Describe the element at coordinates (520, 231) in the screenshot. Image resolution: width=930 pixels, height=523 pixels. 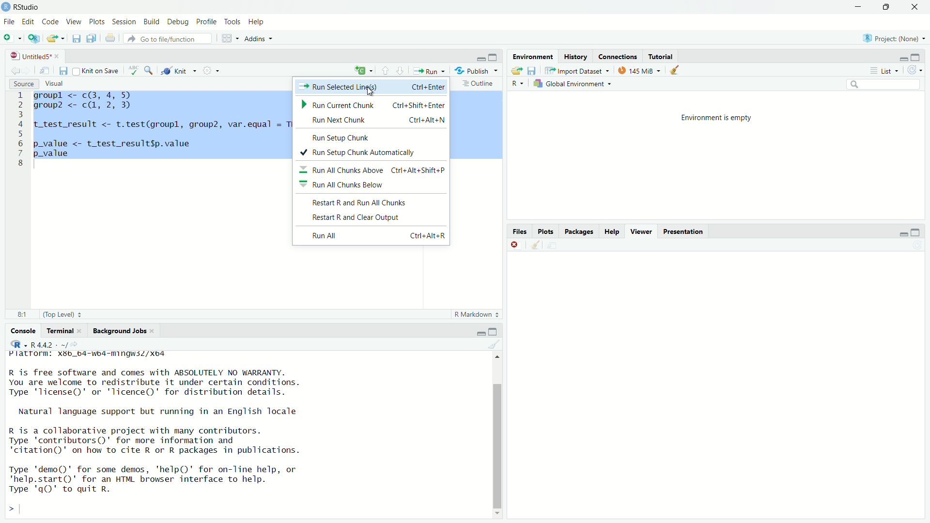
I see `Files` at that location.